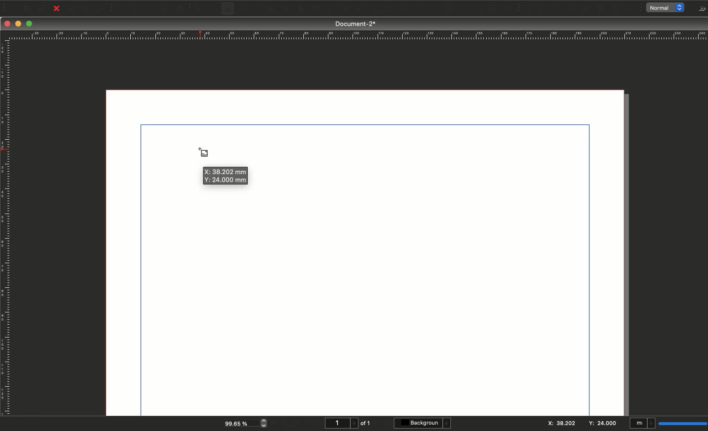  I want to click on Select item, so click(199, 9).